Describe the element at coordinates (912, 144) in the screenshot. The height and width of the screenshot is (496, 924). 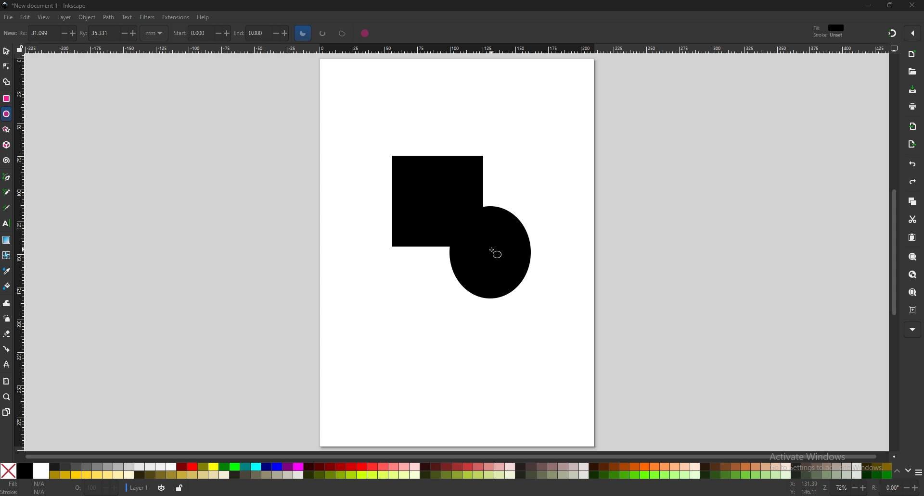
I see `export` at that location.